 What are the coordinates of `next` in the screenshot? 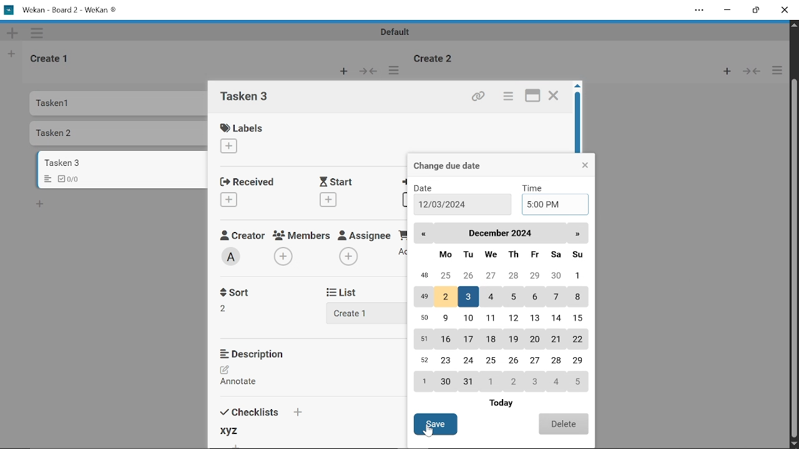 It's located at (579, 233).